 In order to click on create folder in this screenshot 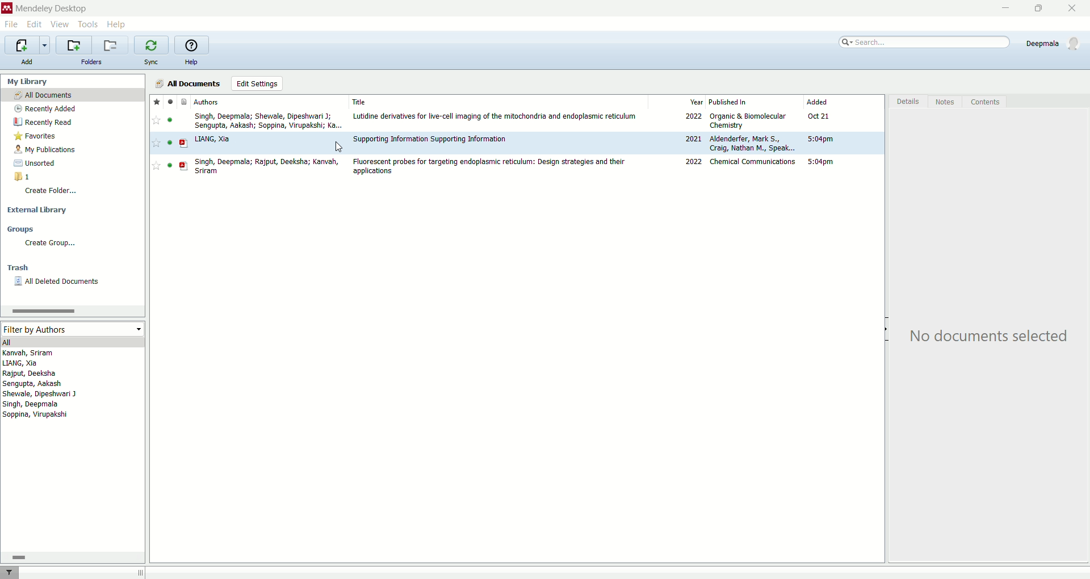, I will do `click(53, 193)`.